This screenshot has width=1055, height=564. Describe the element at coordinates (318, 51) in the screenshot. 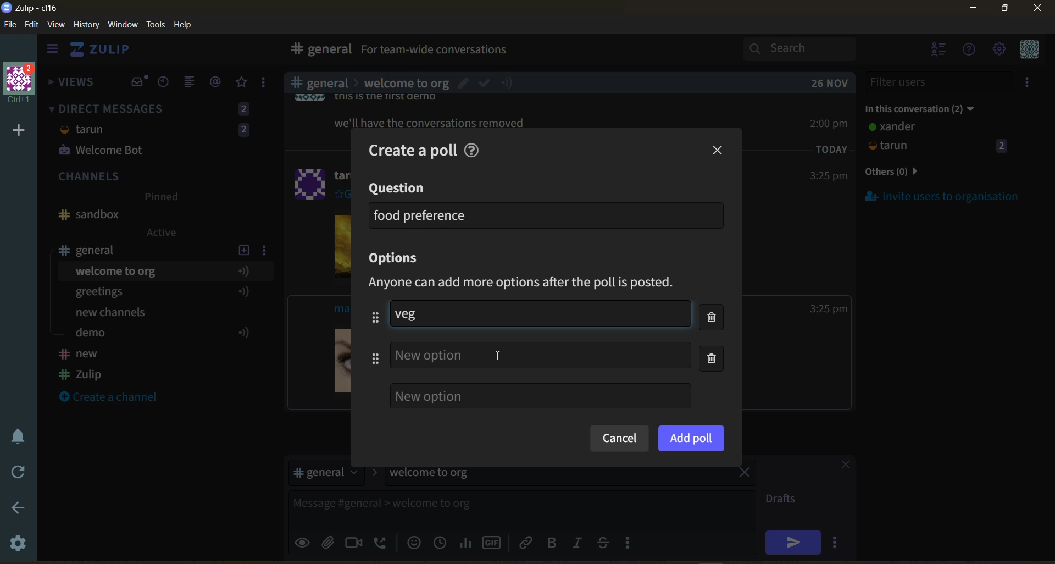

I see `inbox` at that location.